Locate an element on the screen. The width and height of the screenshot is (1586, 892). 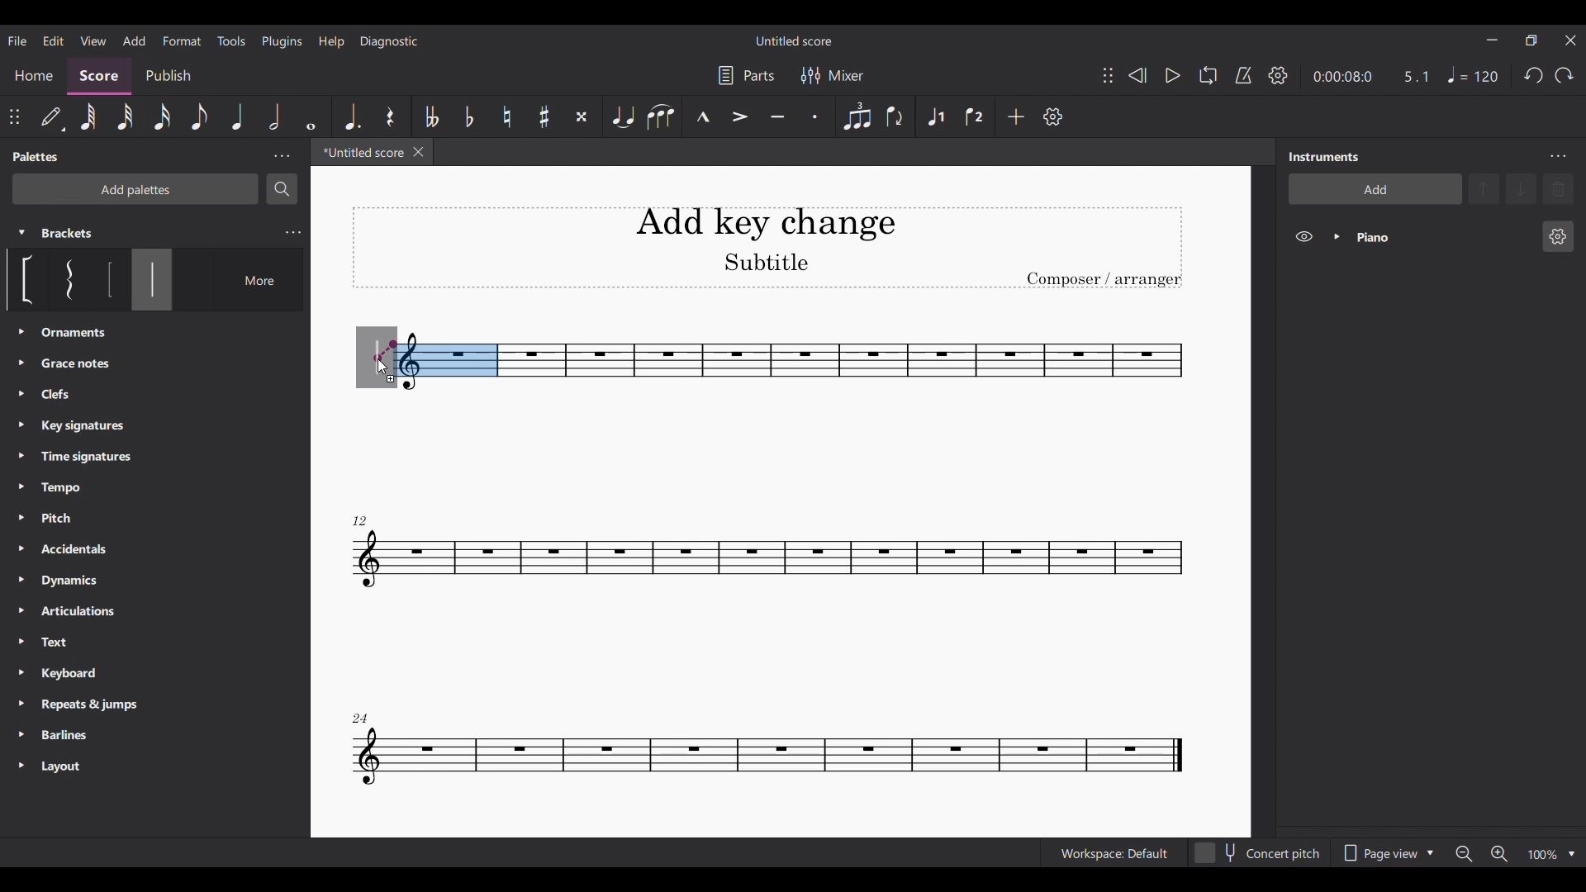
Instruments settings is located at coordinates (1558, 156).